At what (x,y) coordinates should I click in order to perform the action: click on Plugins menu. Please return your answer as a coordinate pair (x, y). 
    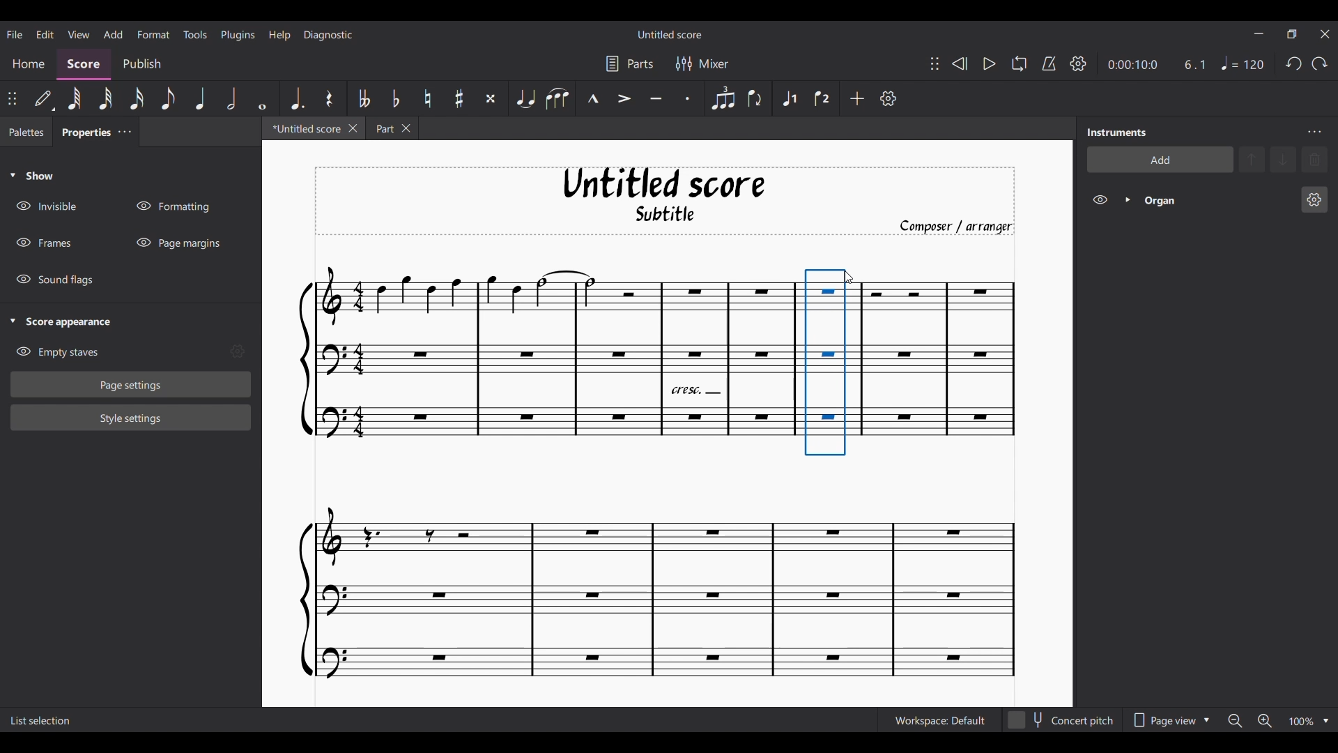
    Looking at the image, I should click on (238, 35).